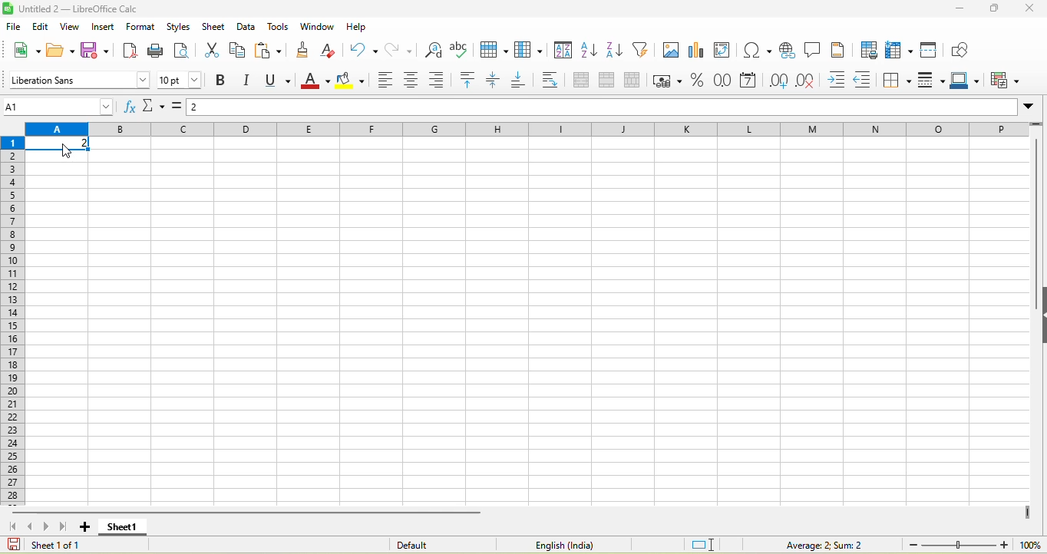 This screenshot has height=554, width=1047. I want to click on redo, so click(403, 49).